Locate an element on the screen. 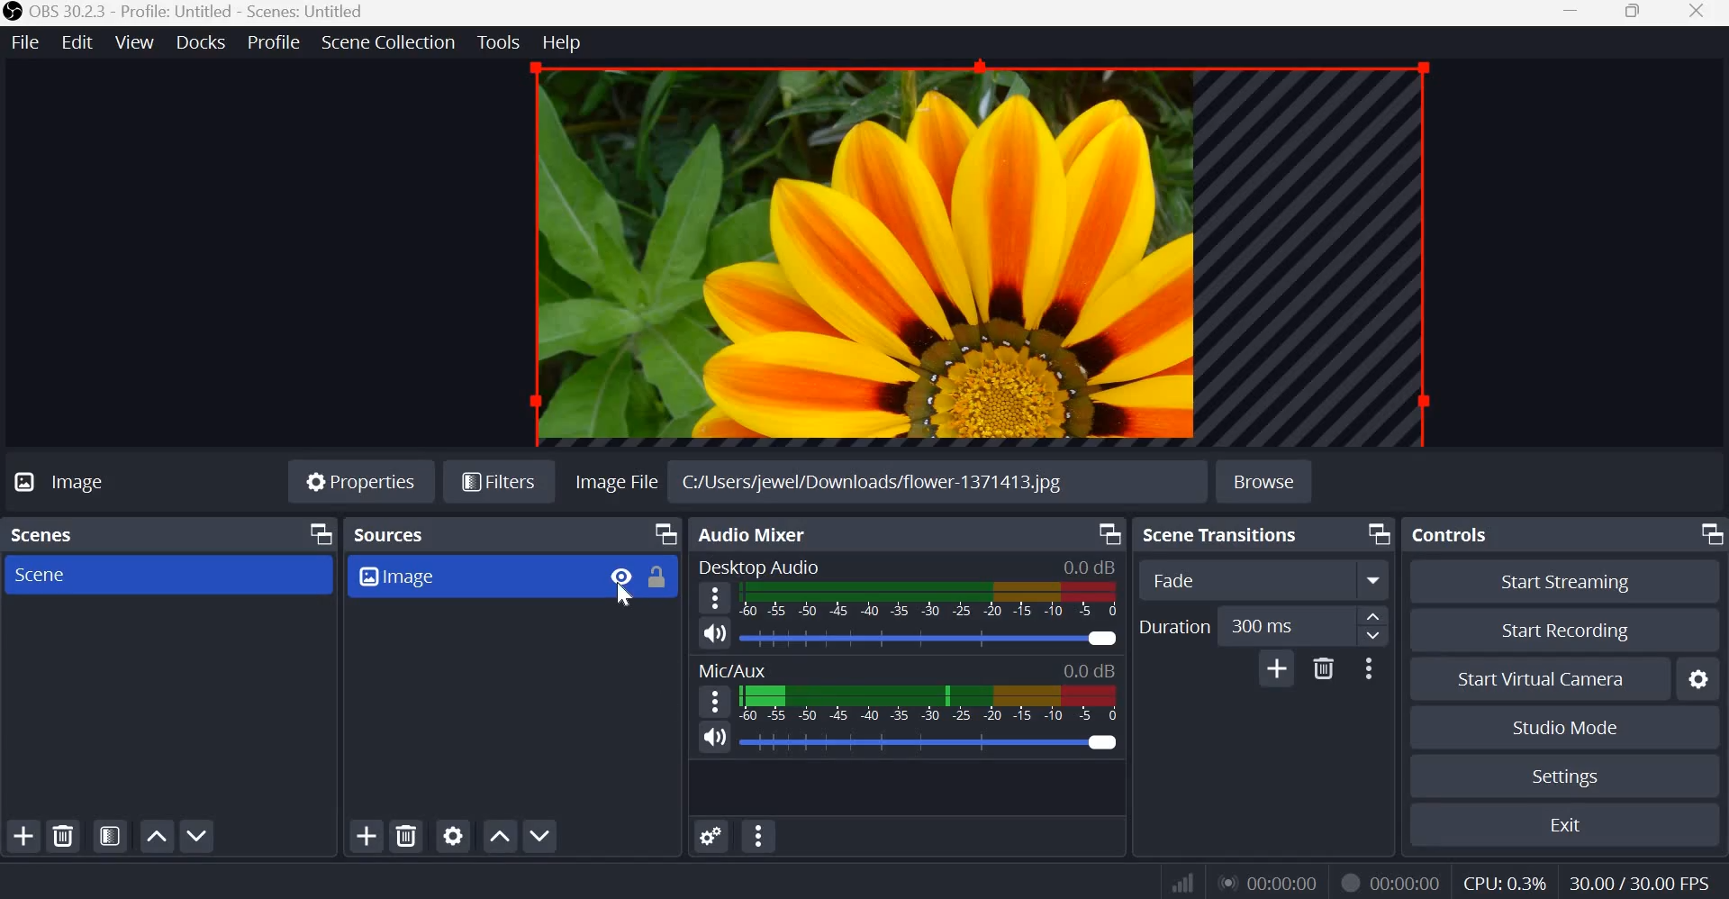  Move scene up is located at coordinates (157, 836).